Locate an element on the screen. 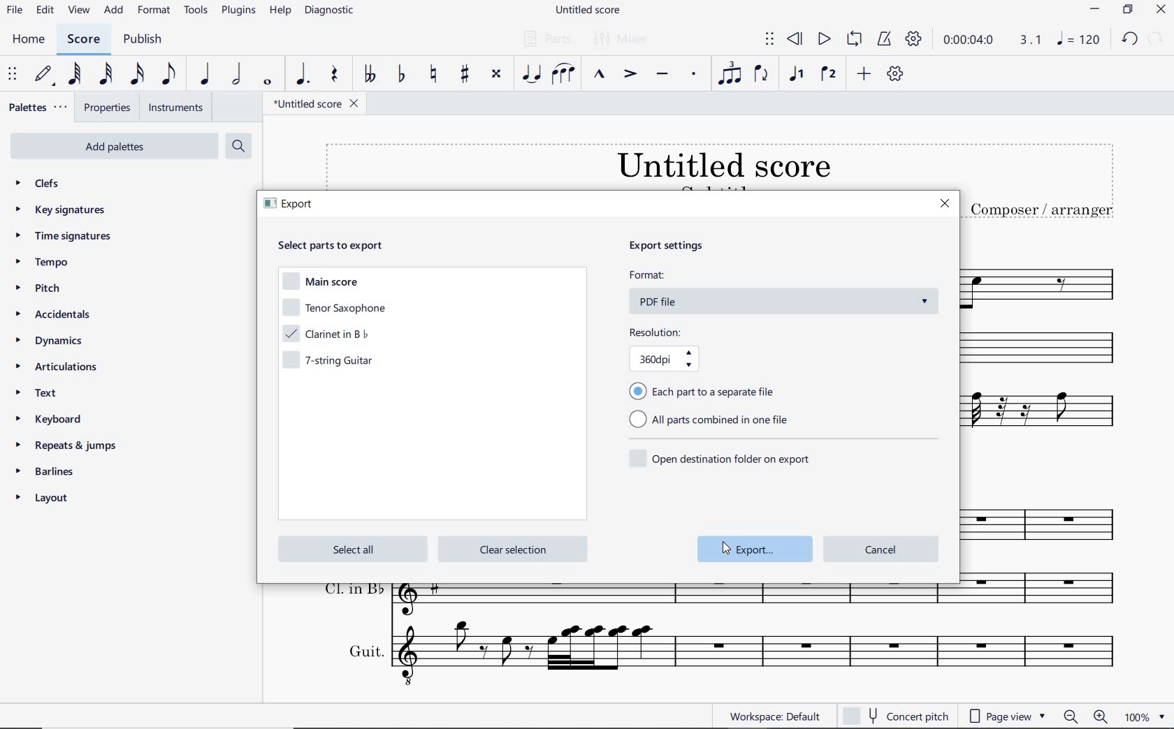  FILE NAME is located at coordinates (316, 105).